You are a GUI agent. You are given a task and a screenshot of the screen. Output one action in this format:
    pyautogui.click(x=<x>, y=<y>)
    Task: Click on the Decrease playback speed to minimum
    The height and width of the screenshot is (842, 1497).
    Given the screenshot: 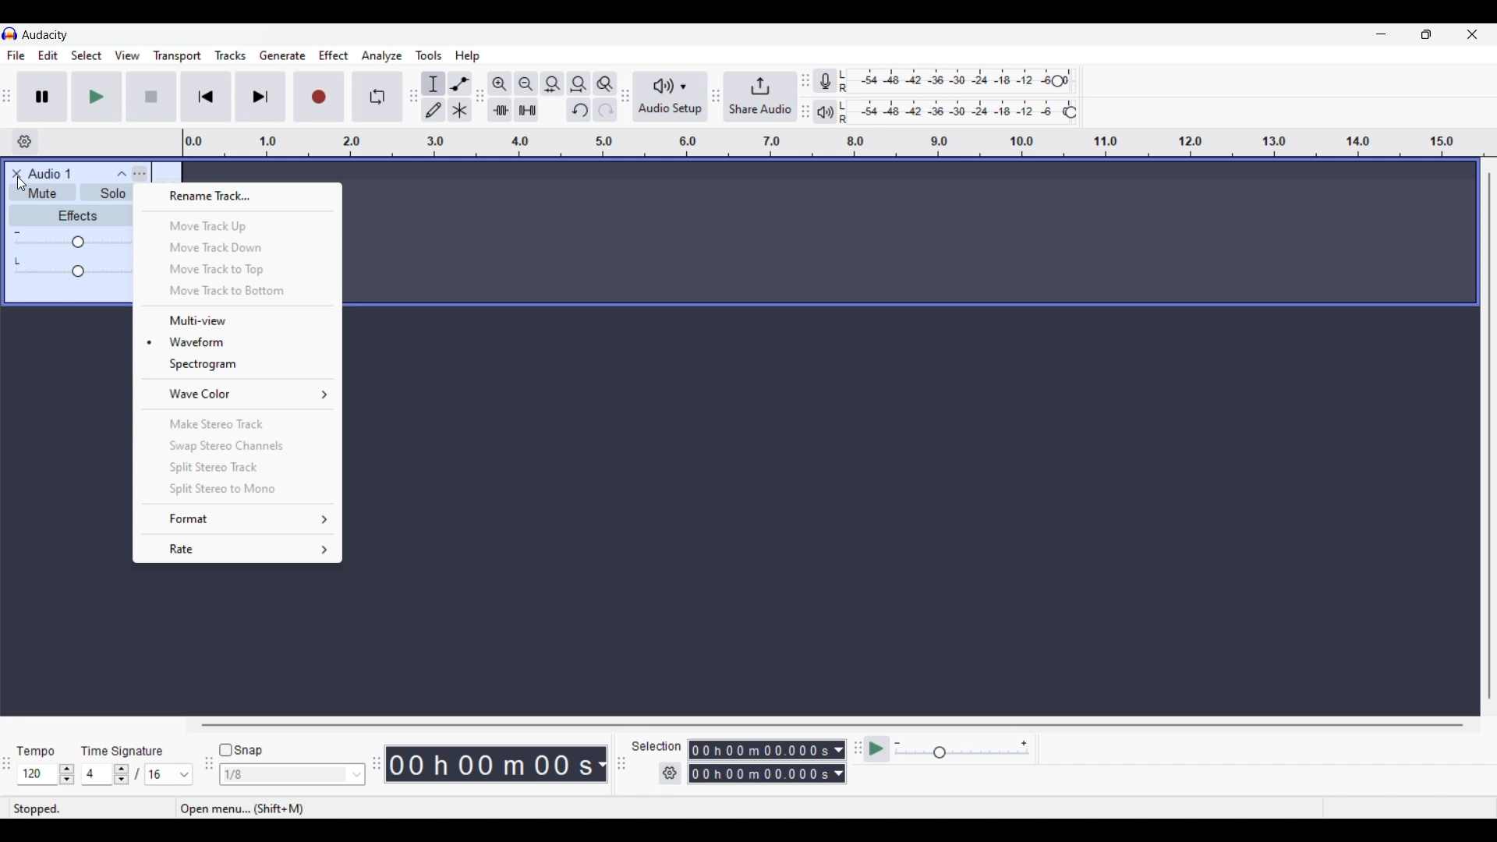 What is the action you would take?
    pyautogui.click(x=897, y=744)
    